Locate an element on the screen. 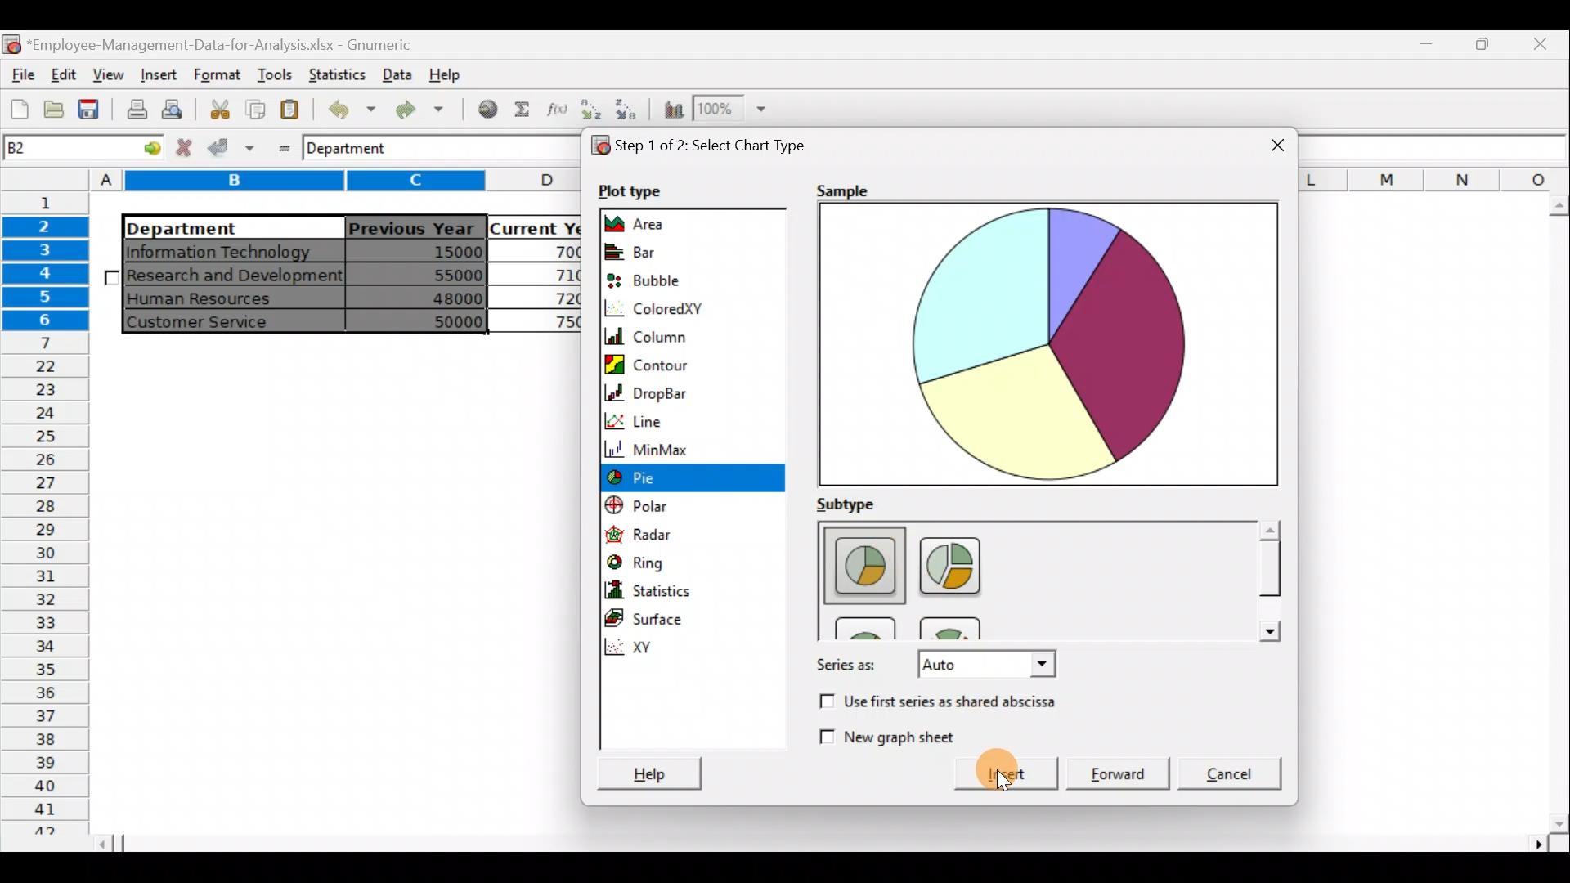 This screenshot has width=1570, height=883. Plot Preview is located at coordinates (1048, 346).